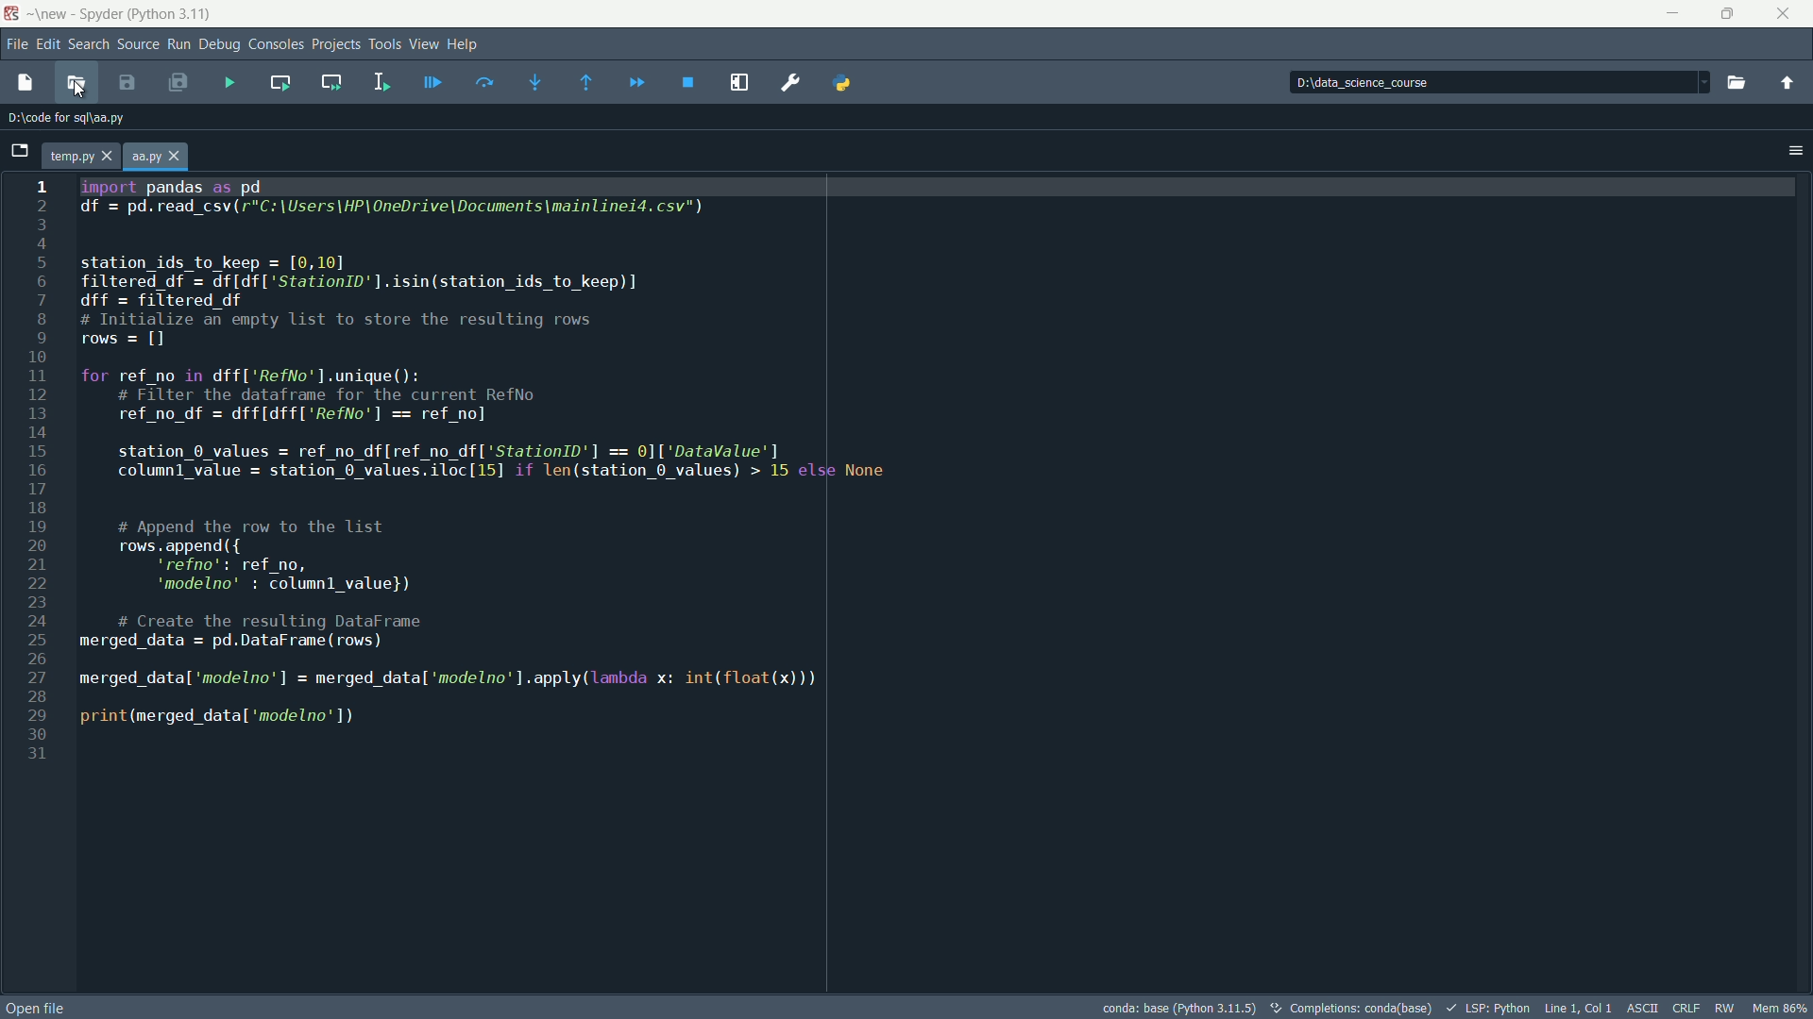  What do you see at coordinates (1734, 83) in the screenshot?
I see `Browse a working directory` at bounding box center [1734, 83].